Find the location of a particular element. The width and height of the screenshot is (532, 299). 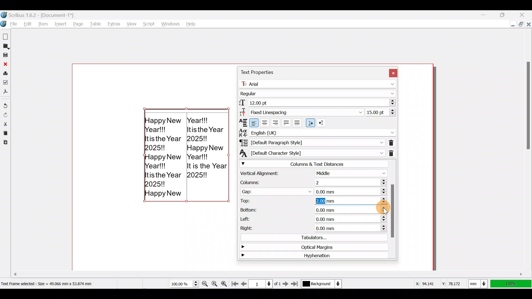

Font name is located at coordinates (319, 83).